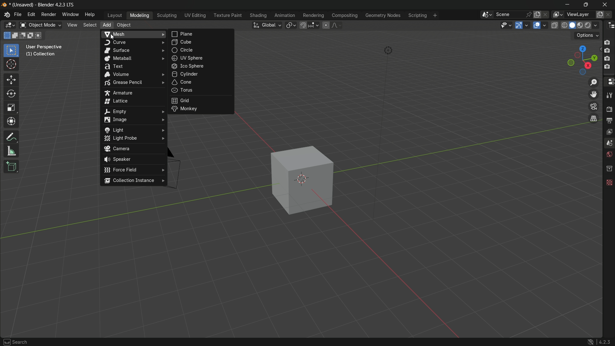 Image resolution: width=615 pixels, height=346 pixels. What do you see at coordinates (133, 67) in the screenshot?
I see `text` at bounding box center [133, 67].